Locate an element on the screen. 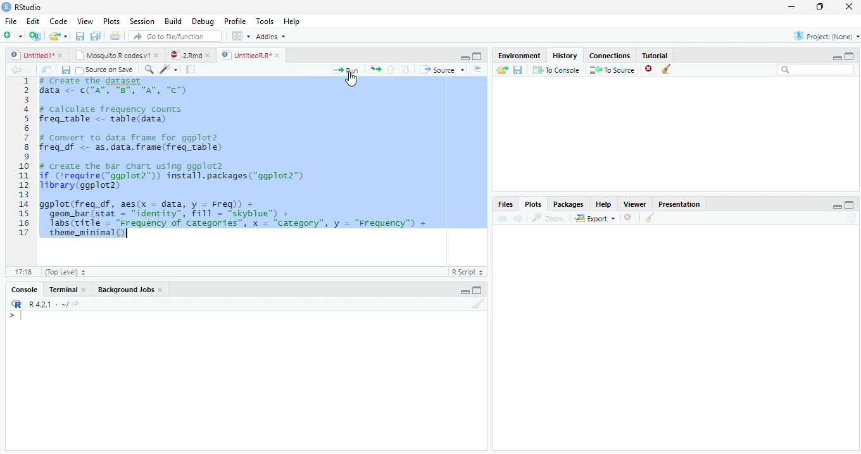 This screenshot has height=454, width=861. Next is located at coordinates (519, 218).